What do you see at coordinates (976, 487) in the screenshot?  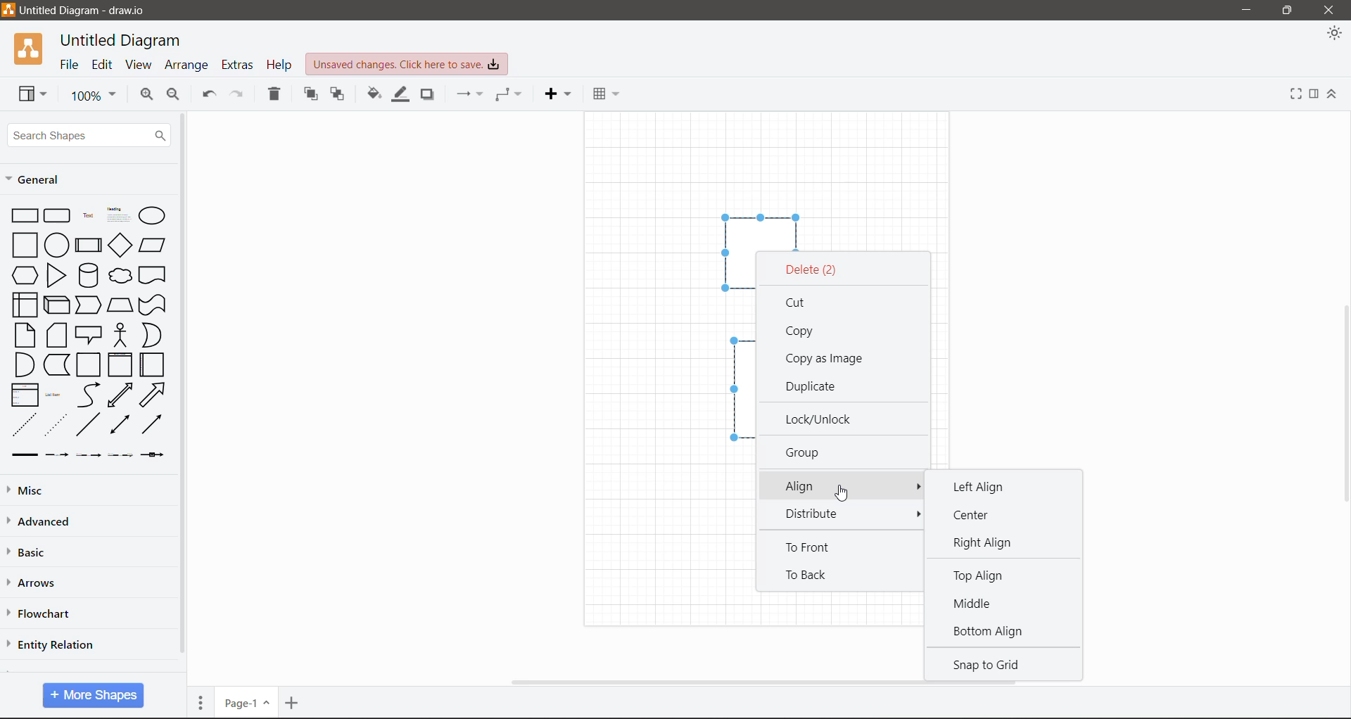 I see `Left Align` at bounding box center [976, 487].